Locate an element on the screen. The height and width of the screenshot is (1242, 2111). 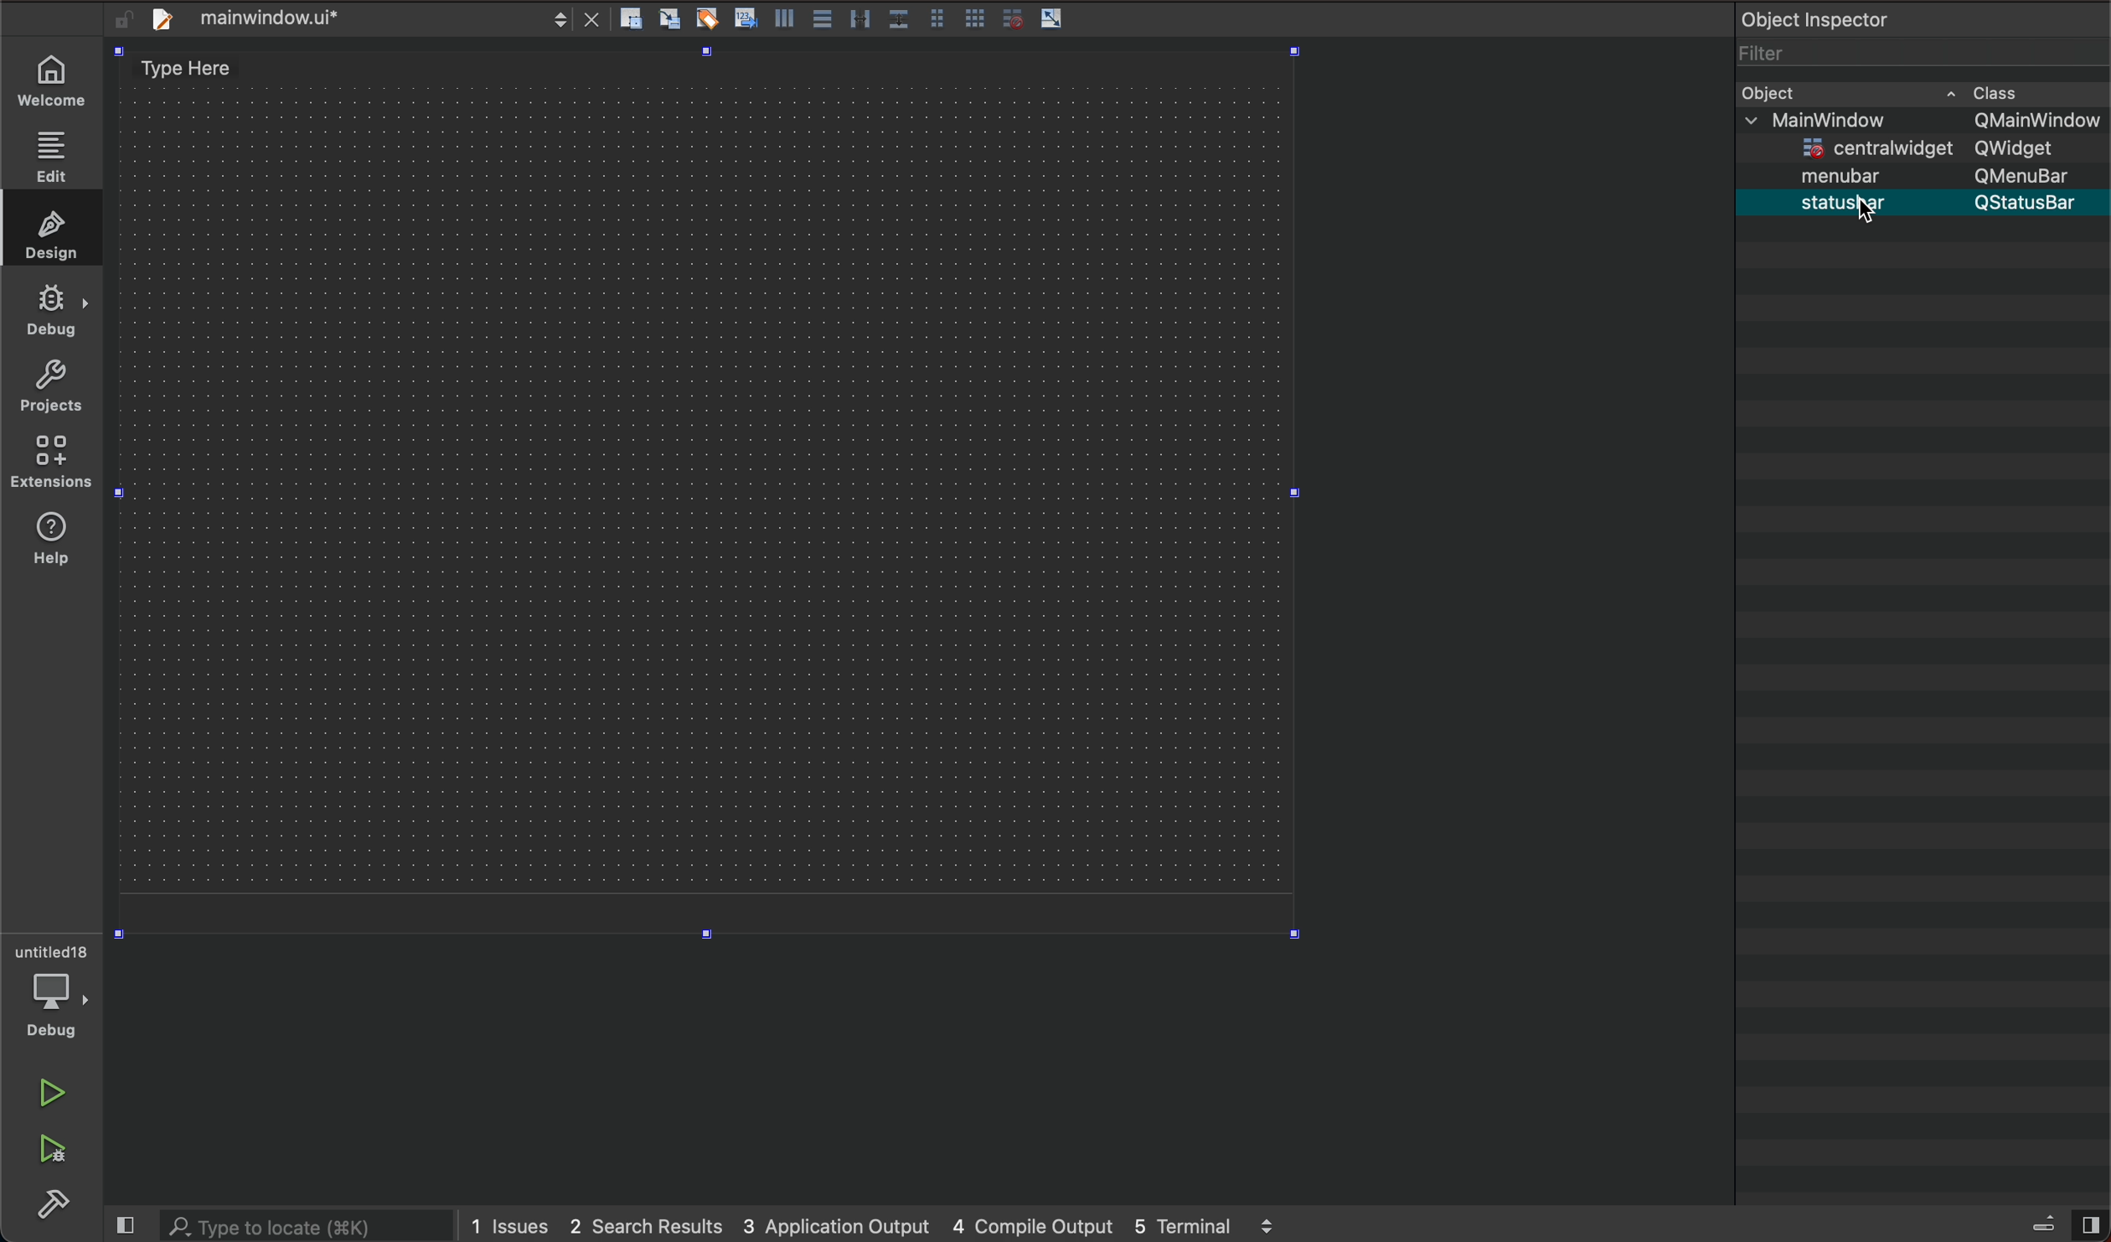
untitled is located at coordinates (50, 948).